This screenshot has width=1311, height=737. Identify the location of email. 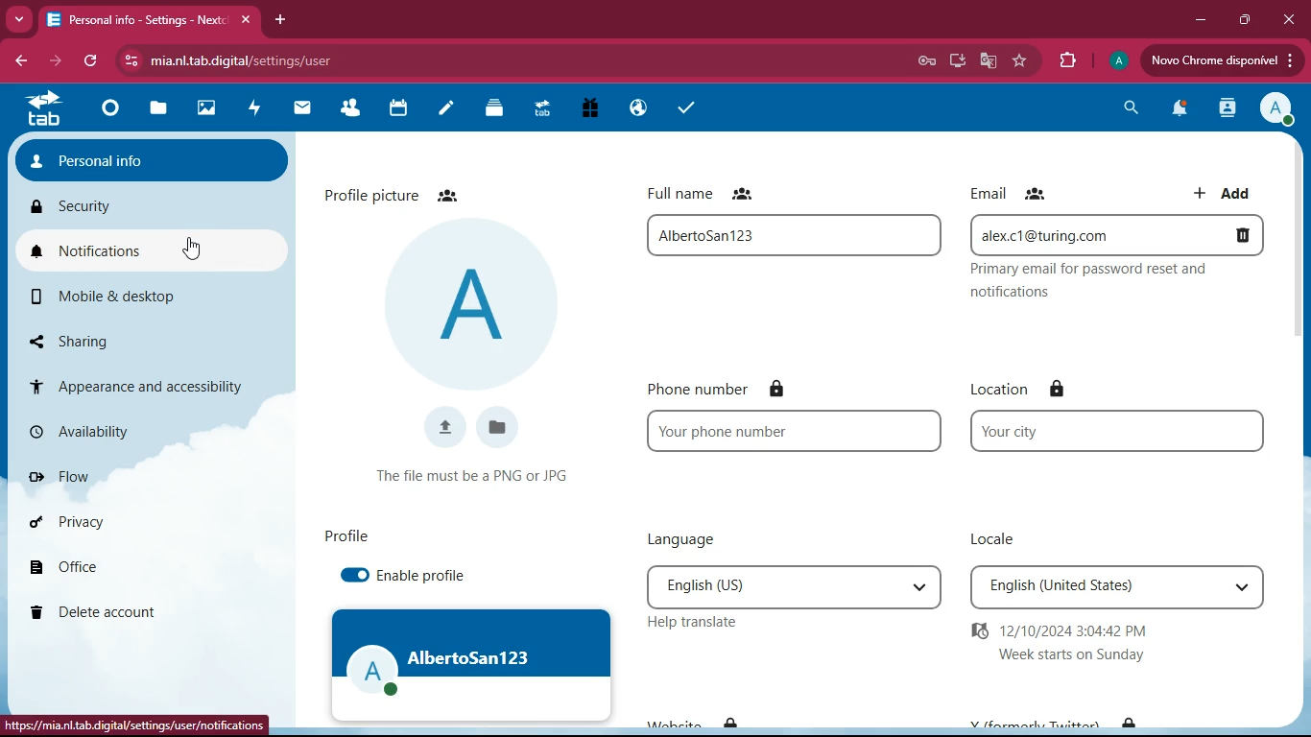
(1027, 191).